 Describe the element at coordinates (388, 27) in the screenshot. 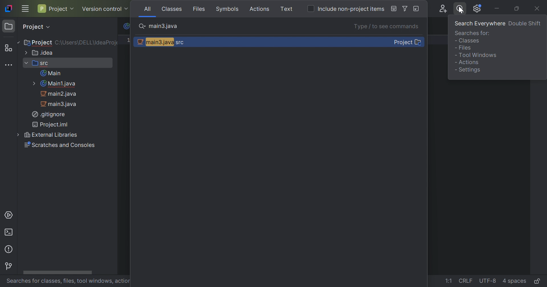

I see `Type / to see commands` at that location.